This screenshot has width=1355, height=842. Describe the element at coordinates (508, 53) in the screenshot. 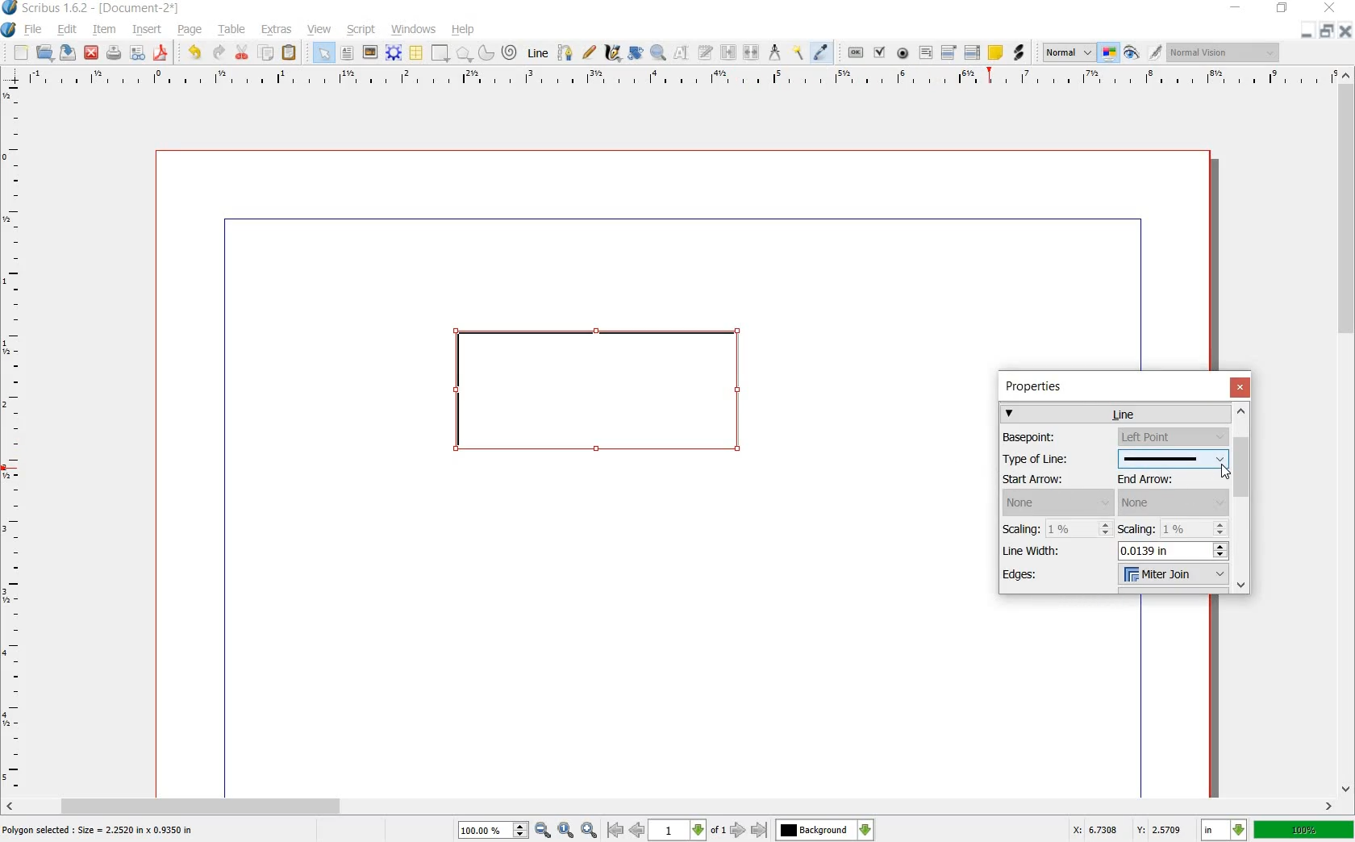

I see `SPIRAL` at that location.